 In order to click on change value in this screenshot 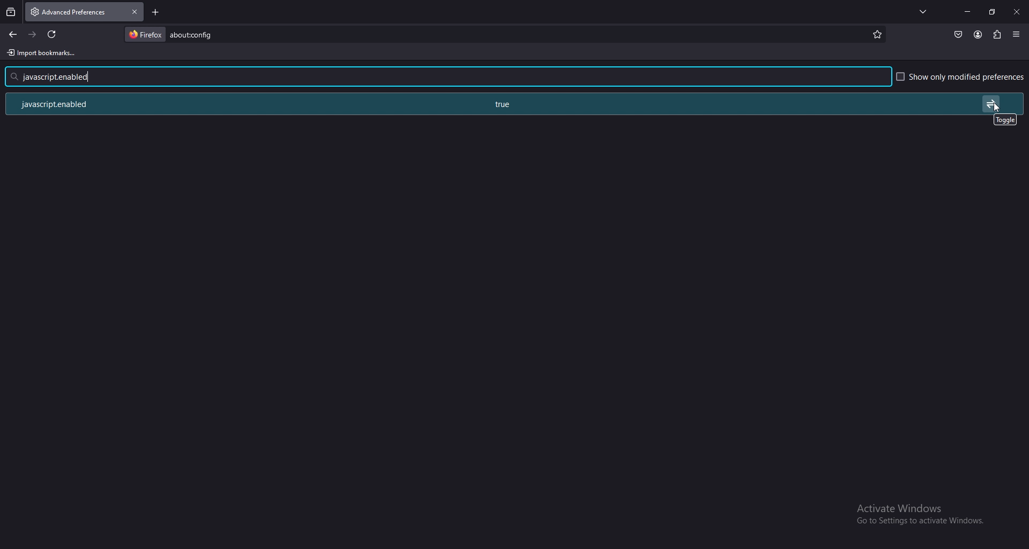, I will do `click(991, 103)`.